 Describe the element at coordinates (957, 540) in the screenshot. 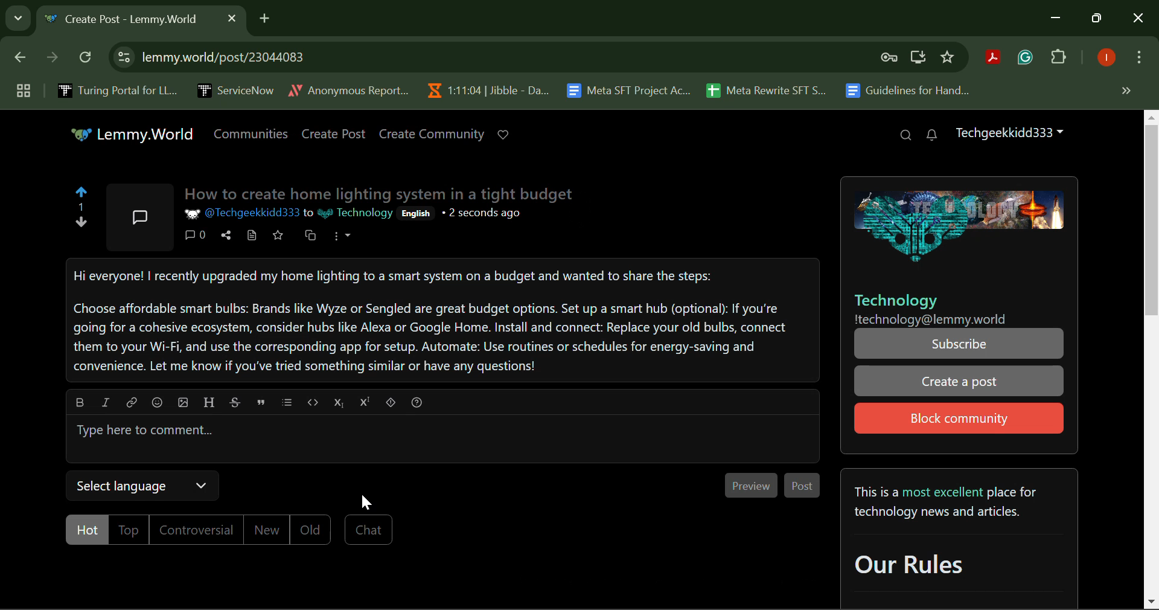

I see `Community Rules` at that location.